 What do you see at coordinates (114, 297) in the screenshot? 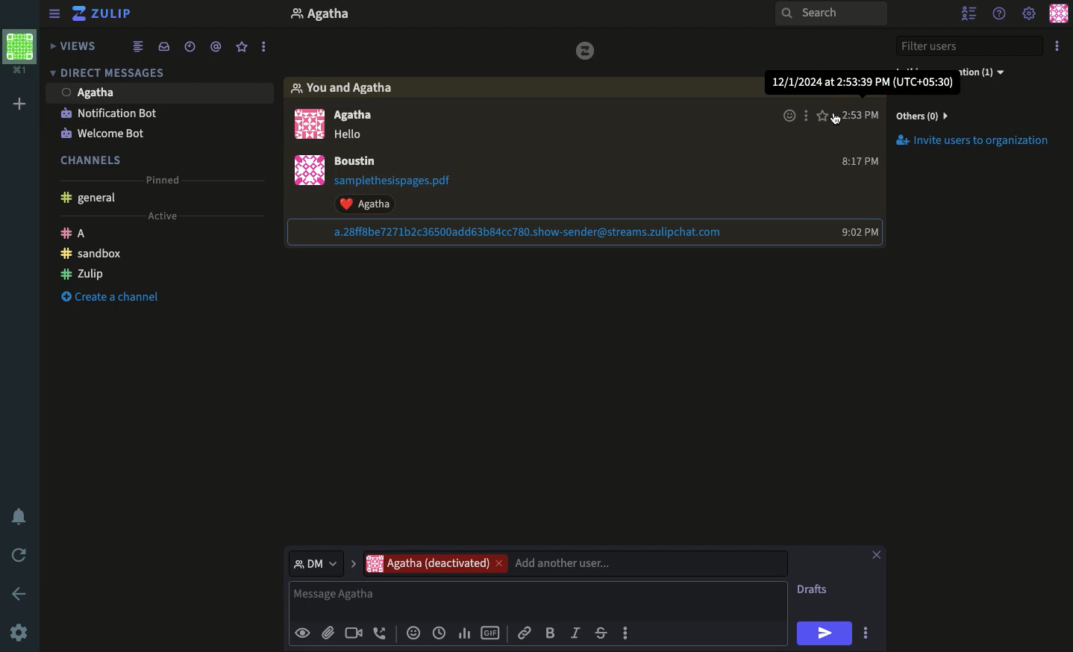
I see `Create a channel` at bounding box center [114, 297].